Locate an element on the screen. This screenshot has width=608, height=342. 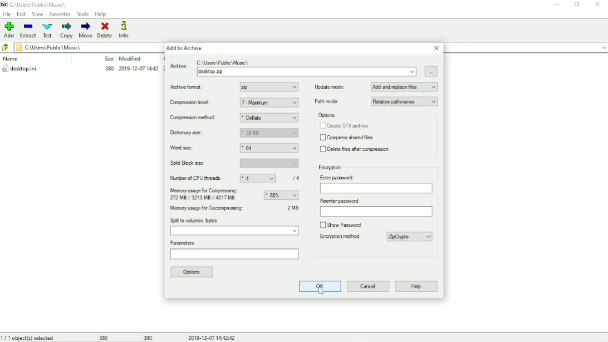
Compress shared files is located at coordinates (347, 138).